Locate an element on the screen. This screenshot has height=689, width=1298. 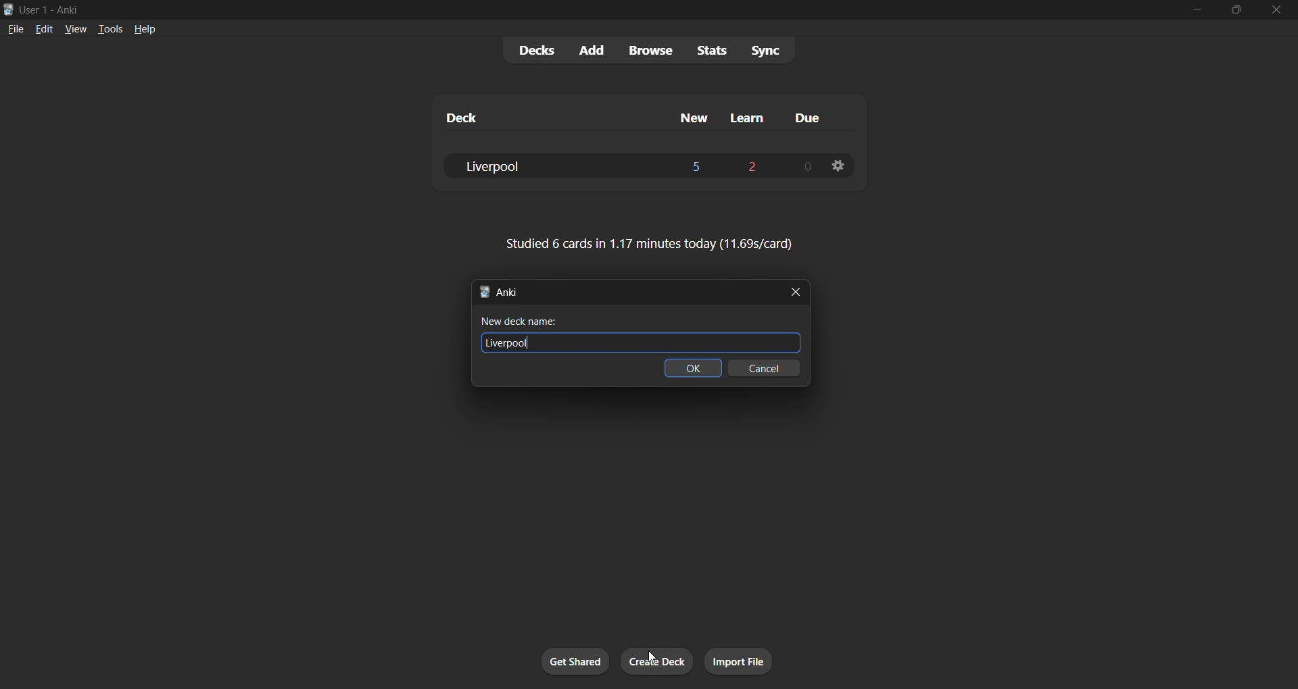
get shared is located at coordinates (573, 660).